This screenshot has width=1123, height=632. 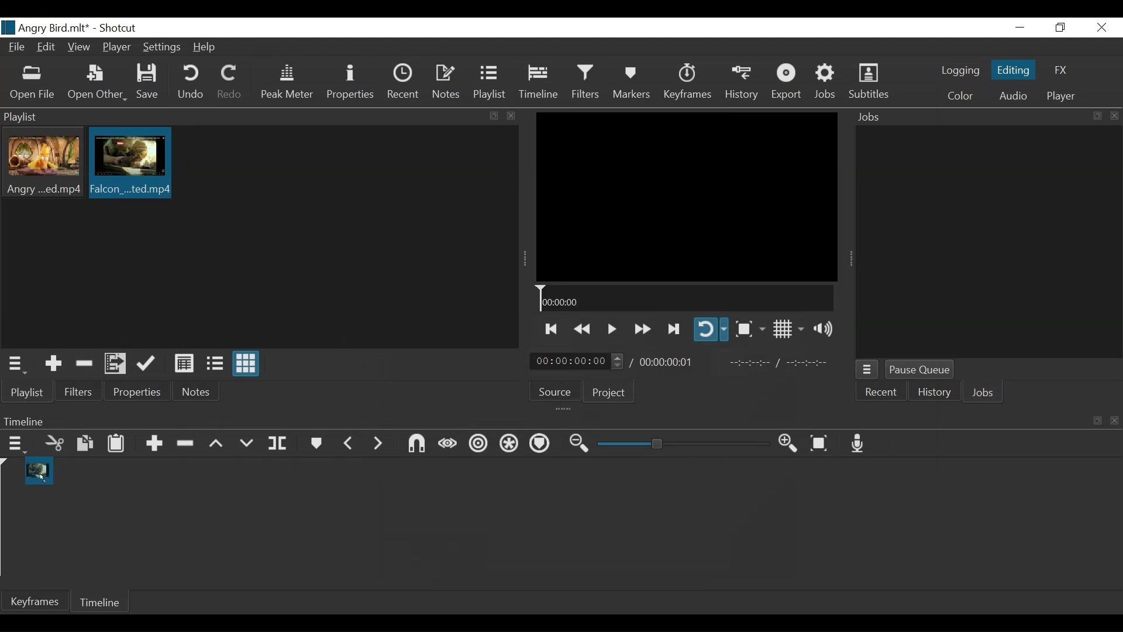 What do you see at coordinates (48, 48) in the screenshot?
I see `Edit` at bounding box center [48, 48].